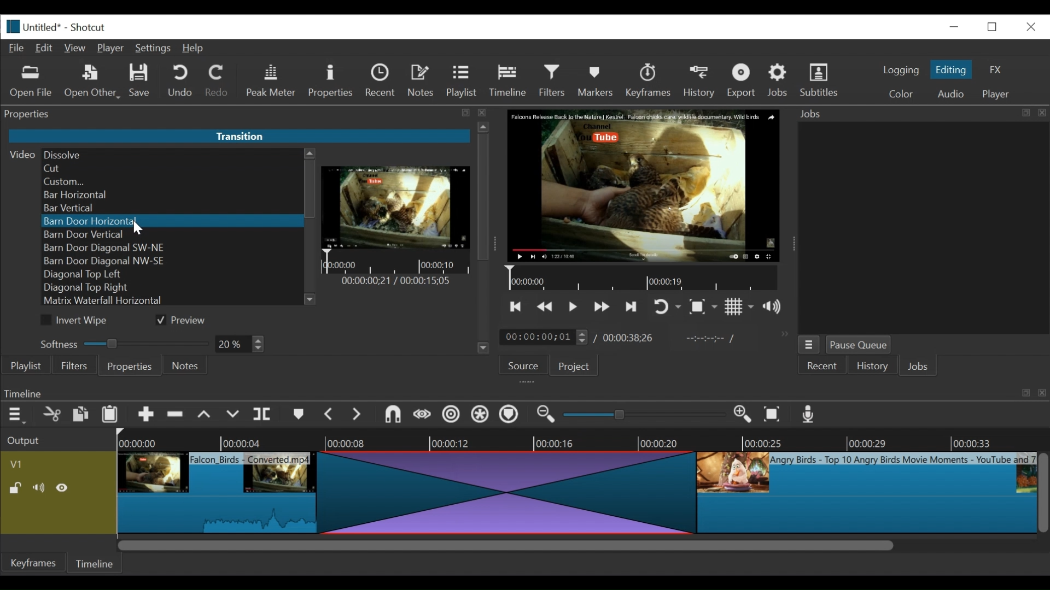 Image resolution: width=1050 pixels, height=590 pixels. I want to click on Mute, so click(41, 488).